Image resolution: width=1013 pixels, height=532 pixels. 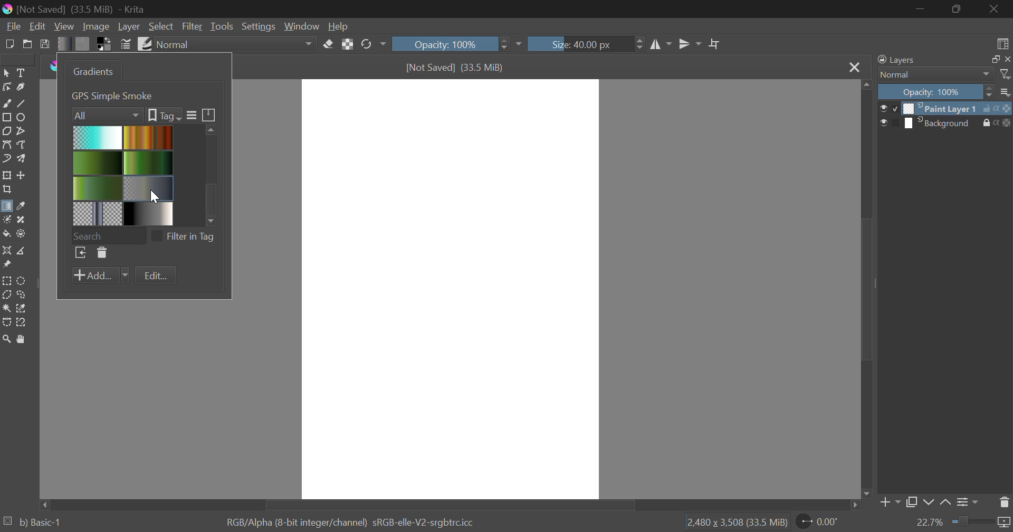 What do you see at coordinates (963, 523) in the screenshot?
I see `22.7%` at bounding box center [963, 523].